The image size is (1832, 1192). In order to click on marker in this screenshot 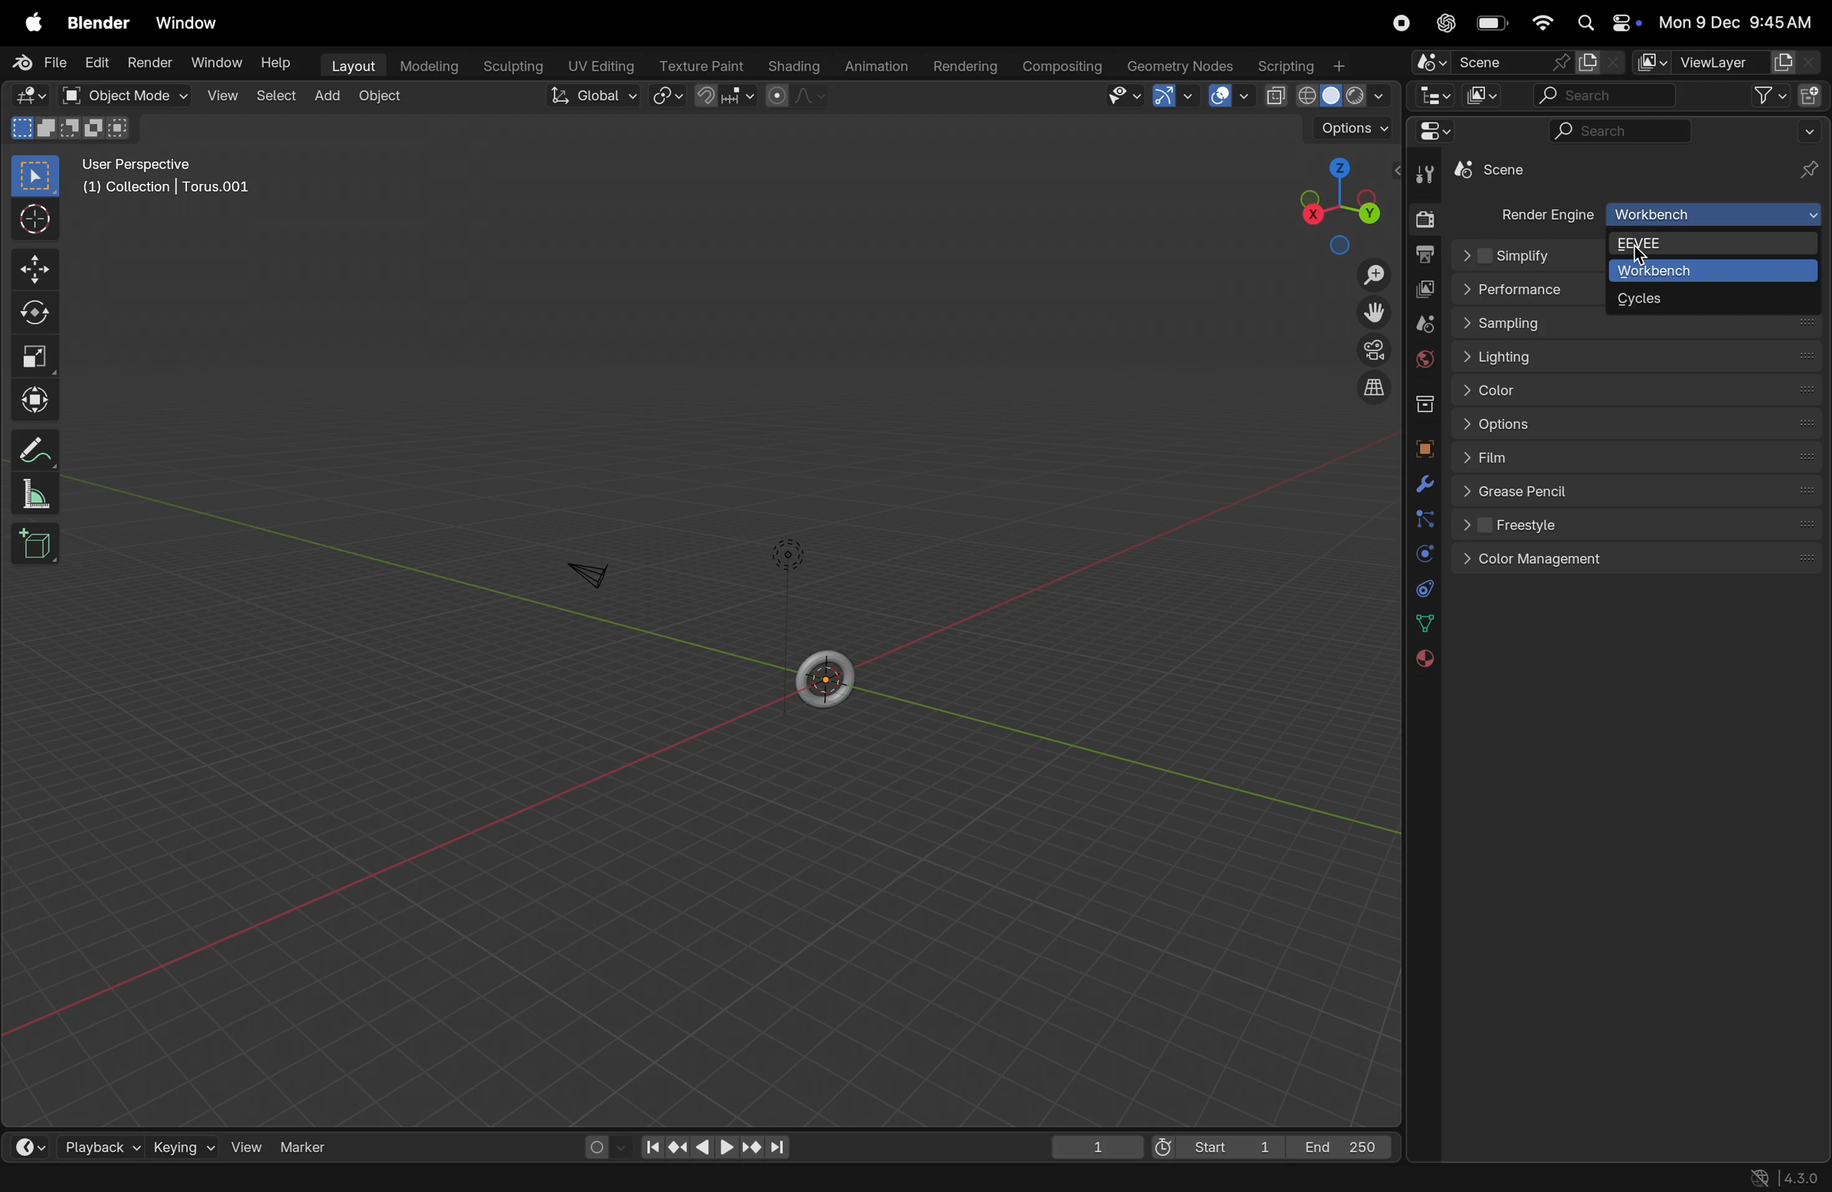, I will do `click(311, 1150)`.